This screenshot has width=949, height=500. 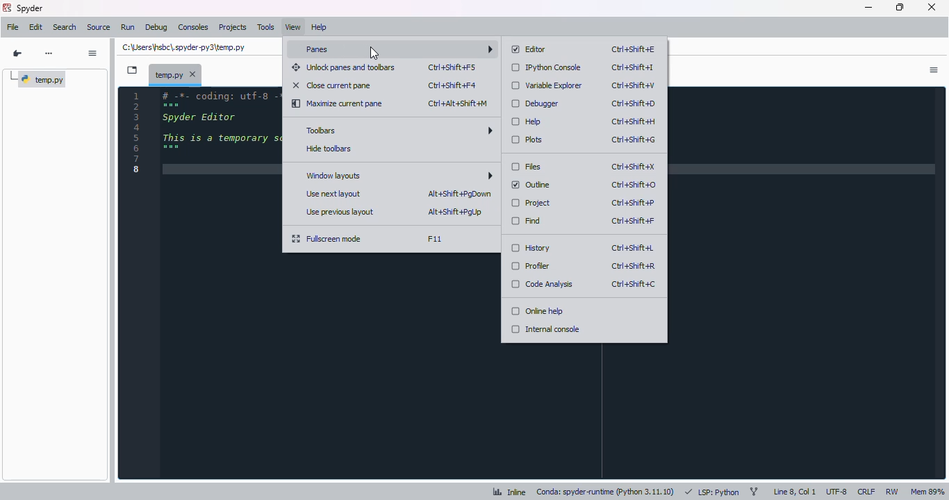 What do you see at coordinates (452, 85) in the screenshot?
I see `shortcut for close current pane` at bounding box center [452, 85].